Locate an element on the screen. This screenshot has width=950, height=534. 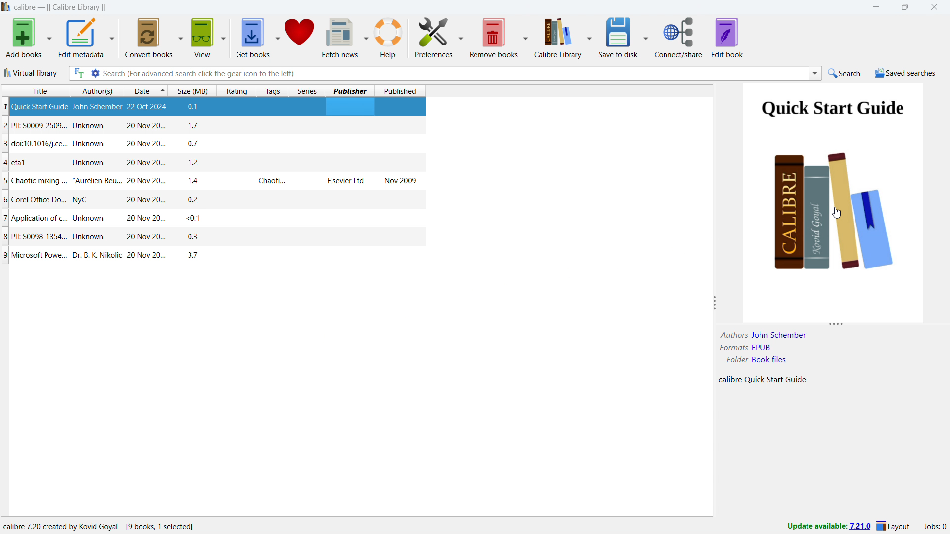
view is located at coordinates (203, 37).